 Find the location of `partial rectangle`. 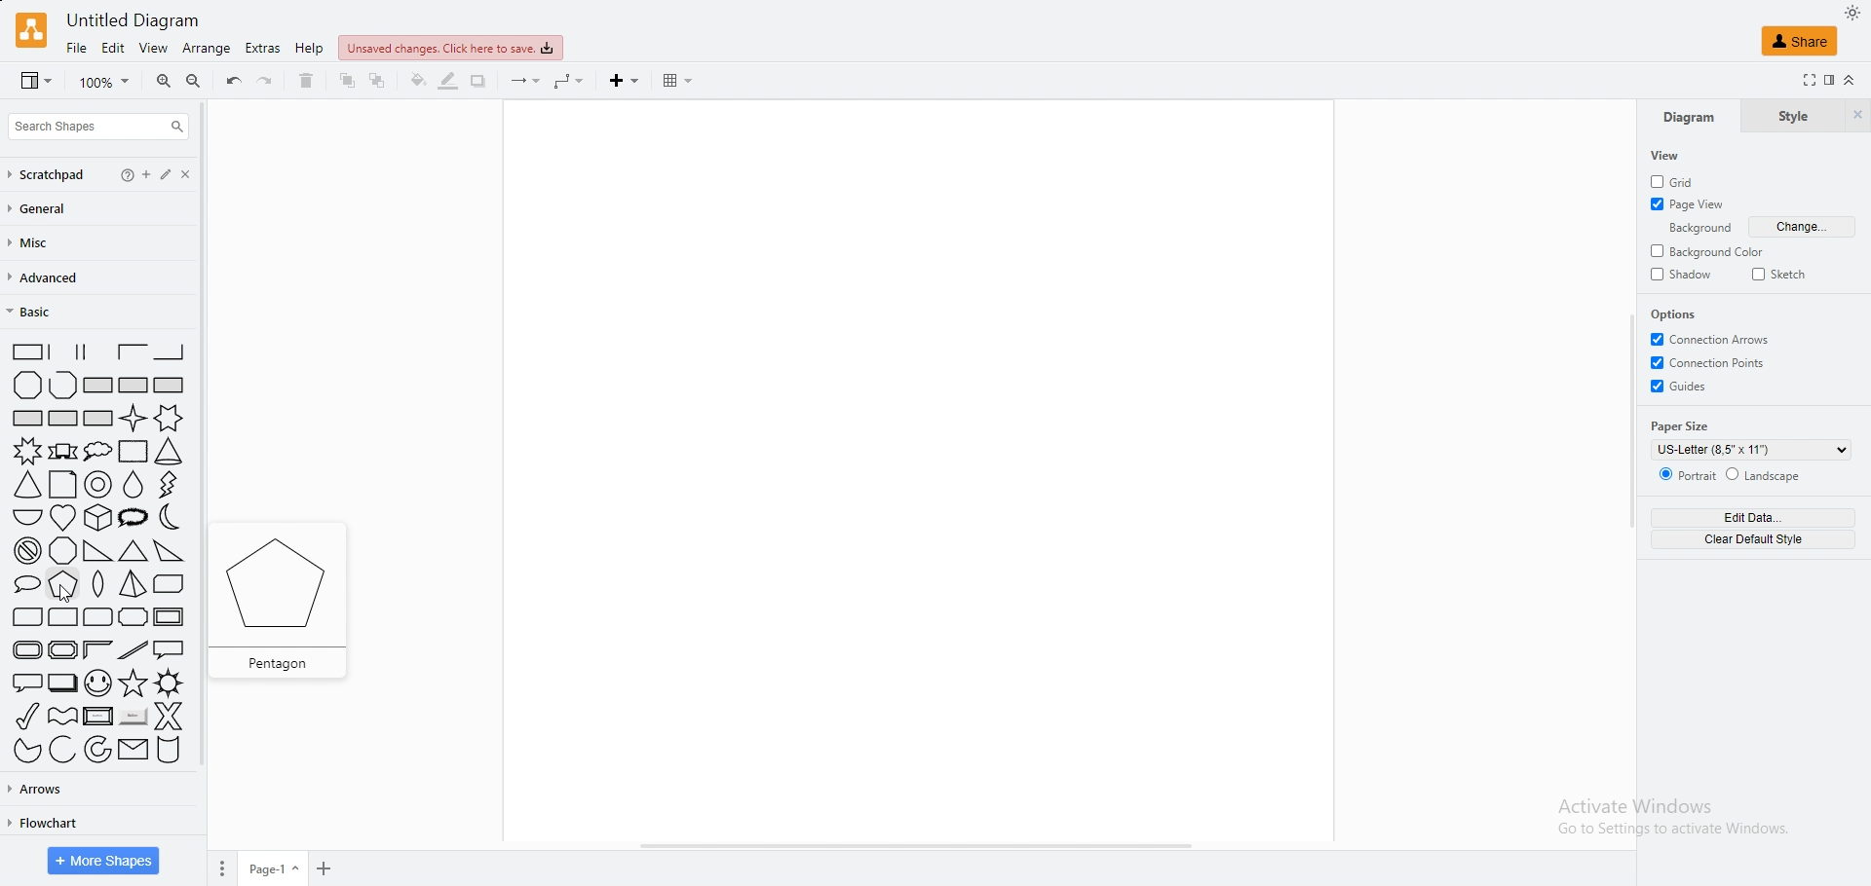

partial rectangle is located at coordinates (95, 351).